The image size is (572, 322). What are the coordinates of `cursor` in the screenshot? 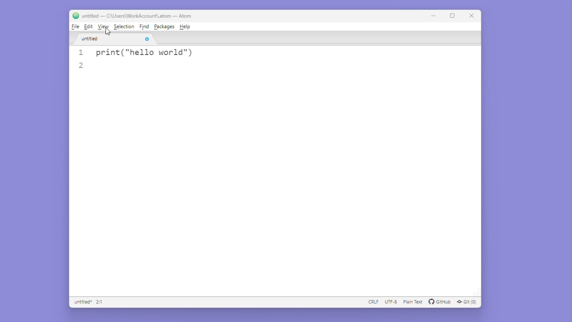 It's located at (105, 30).